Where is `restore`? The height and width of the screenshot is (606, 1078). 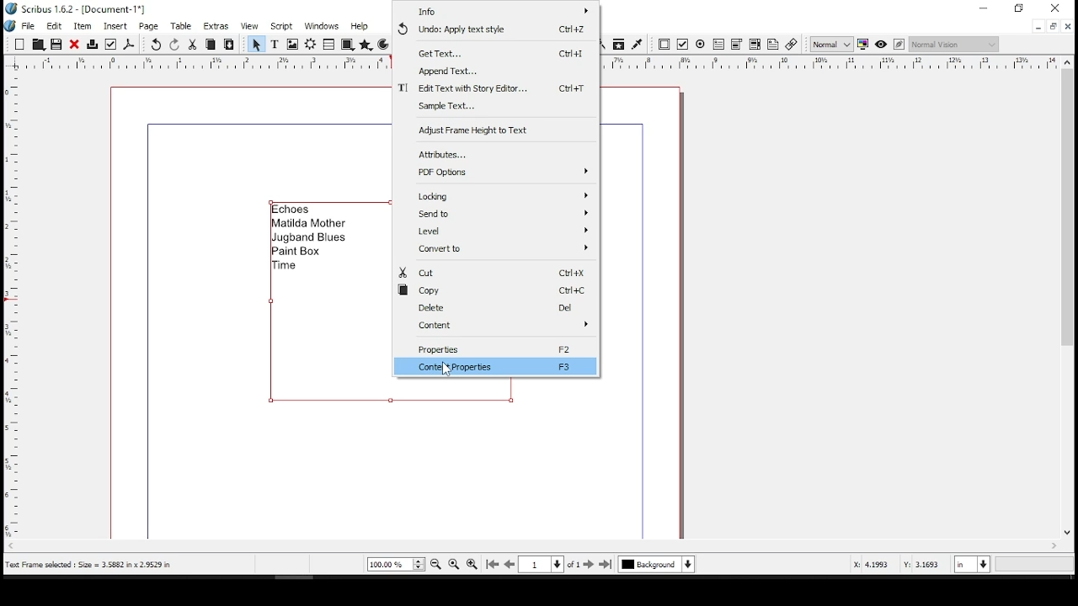 restore is located at coordinates (1020, 8).